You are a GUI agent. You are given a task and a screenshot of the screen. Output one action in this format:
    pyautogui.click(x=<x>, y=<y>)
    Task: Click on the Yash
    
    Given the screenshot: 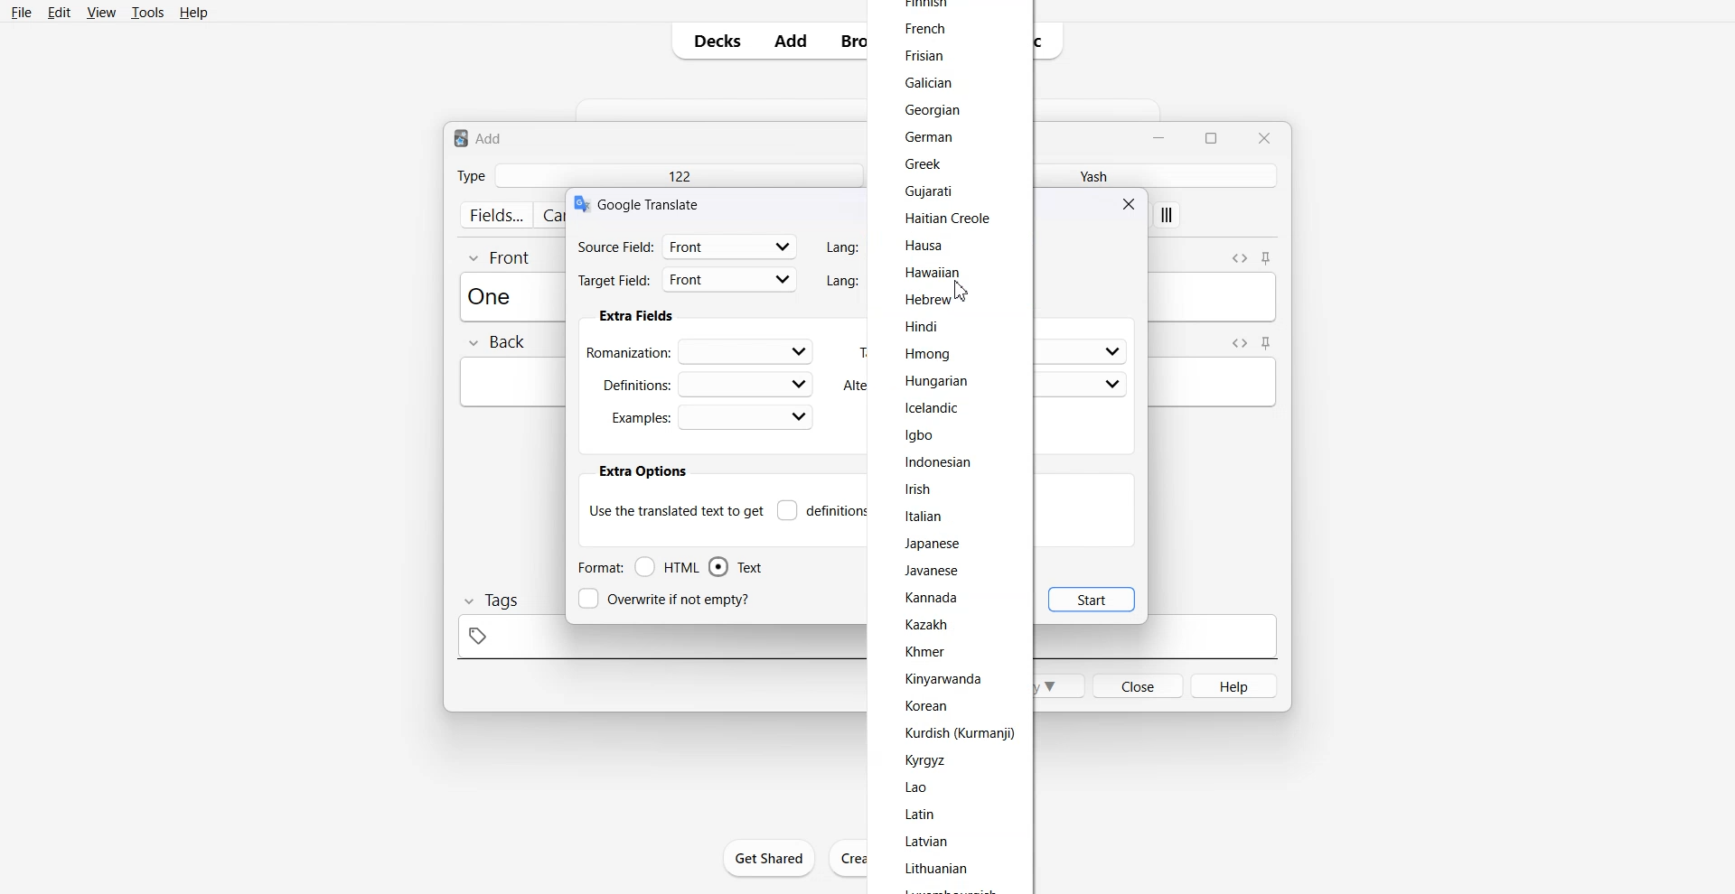 What is the action you would take?
    pyautogui.click(x=1089, y=175)
    